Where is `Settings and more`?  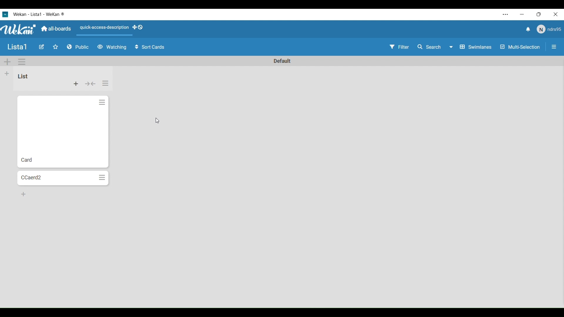 Settings and more is located at coordinates (506, 14).